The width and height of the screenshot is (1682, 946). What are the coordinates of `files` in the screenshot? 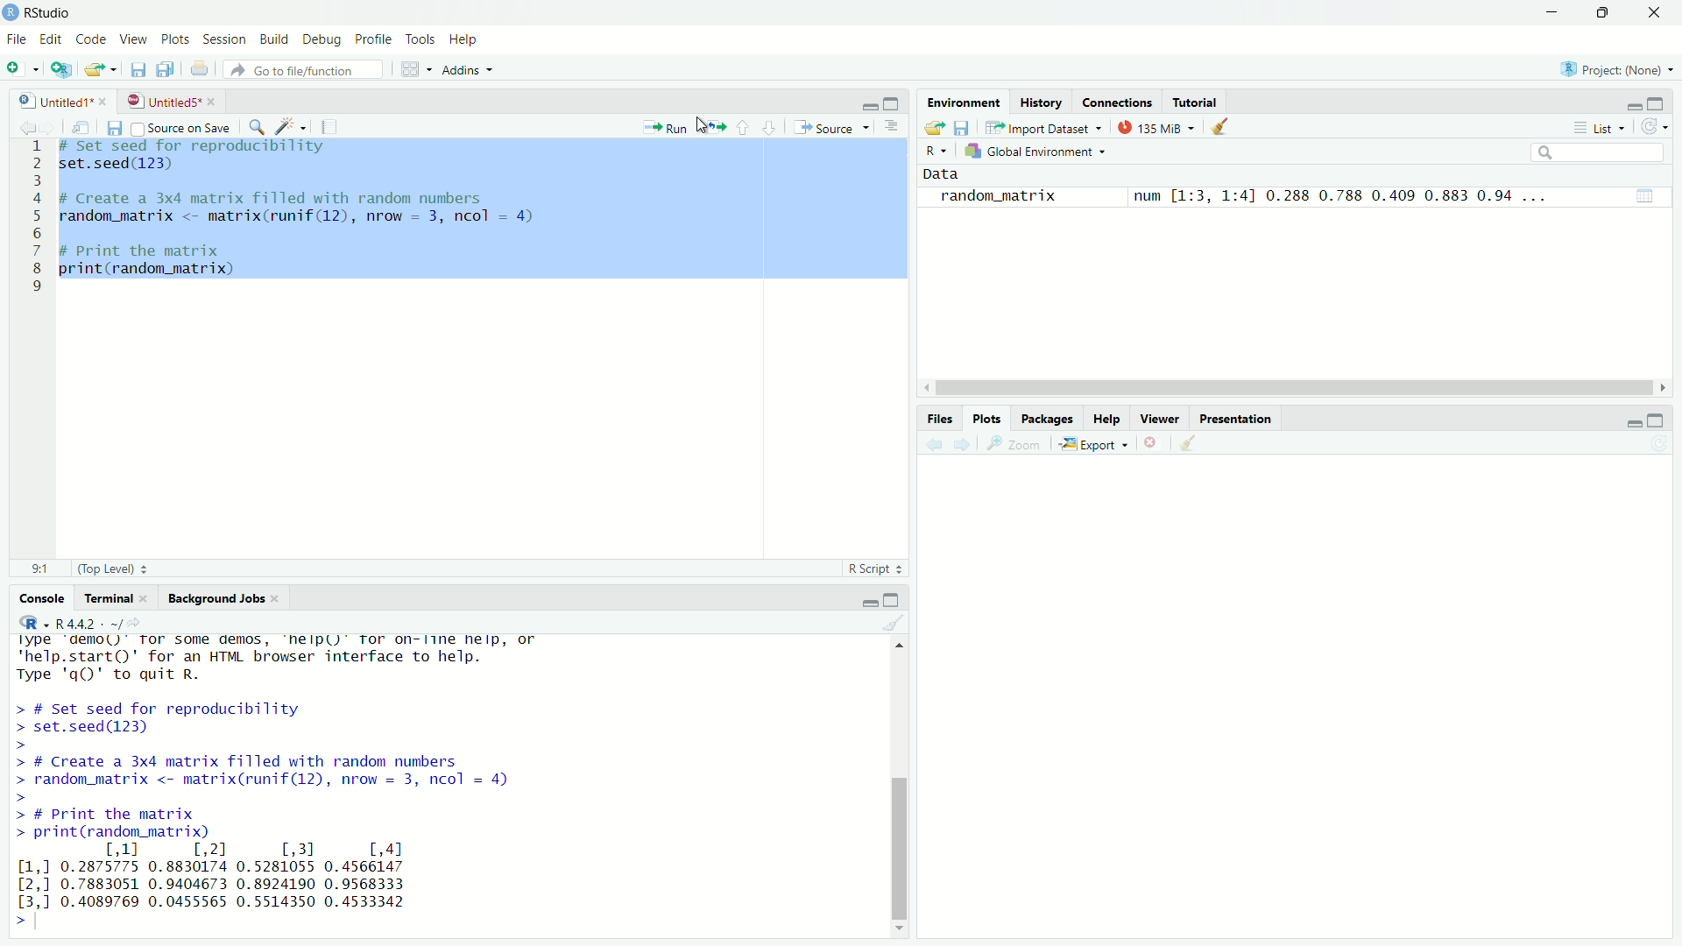 It's located at (134, 69).